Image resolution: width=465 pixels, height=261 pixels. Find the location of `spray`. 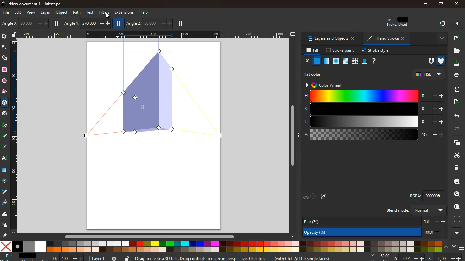

spray is located at coordinates (5, 226).